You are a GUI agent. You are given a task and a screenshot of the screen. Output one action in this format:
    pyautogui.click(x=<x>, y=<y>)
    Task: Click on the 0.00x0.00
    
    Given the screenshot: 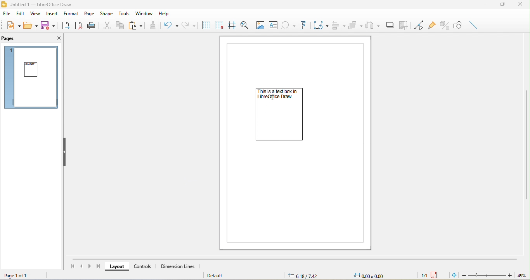 What is the action you would take?
    pyautogui.click(x=373, y=276)
    